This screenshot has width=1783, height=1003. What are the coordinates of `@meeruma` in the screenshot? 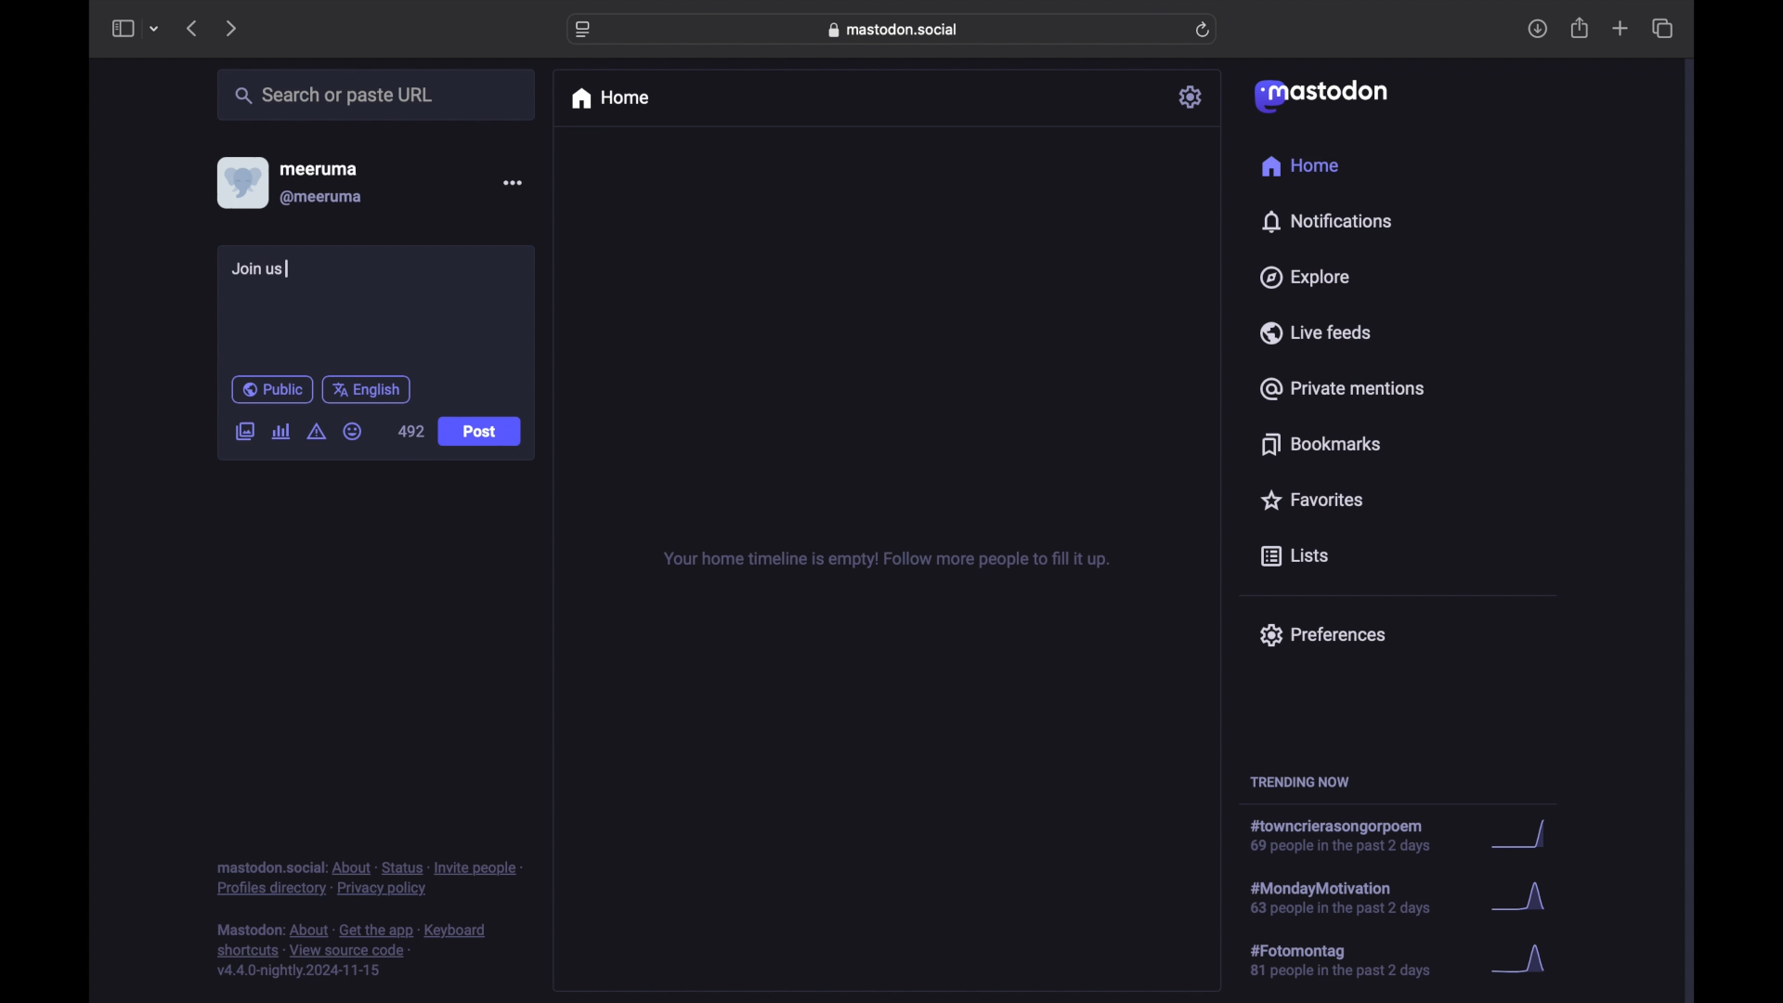 It's located at (321, 198).